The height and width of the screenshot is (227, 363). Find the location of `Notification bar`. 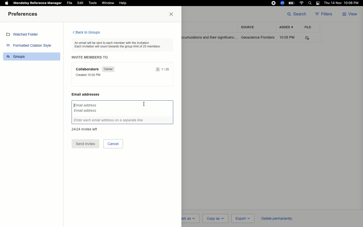

Notification bar is located at coordinates (318, 4).